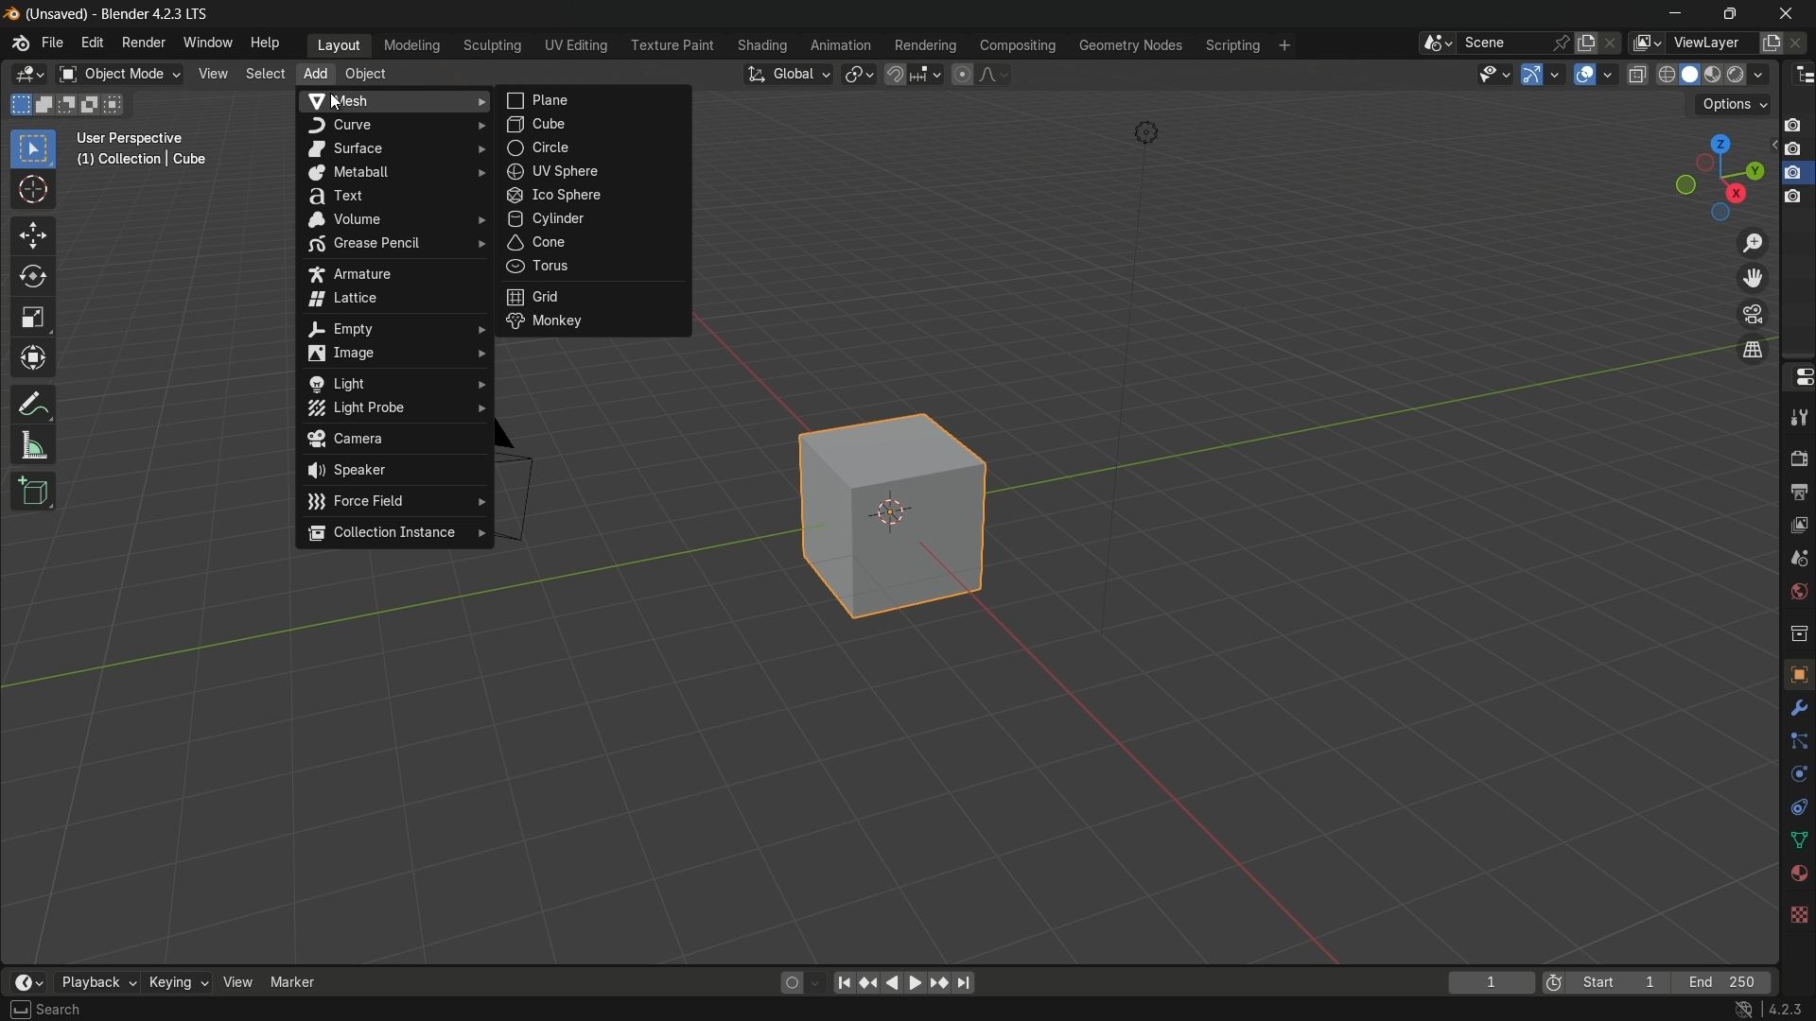 This screenshot has height=1021, width=1816. I want to click on no internet, so click(1739, 1010).